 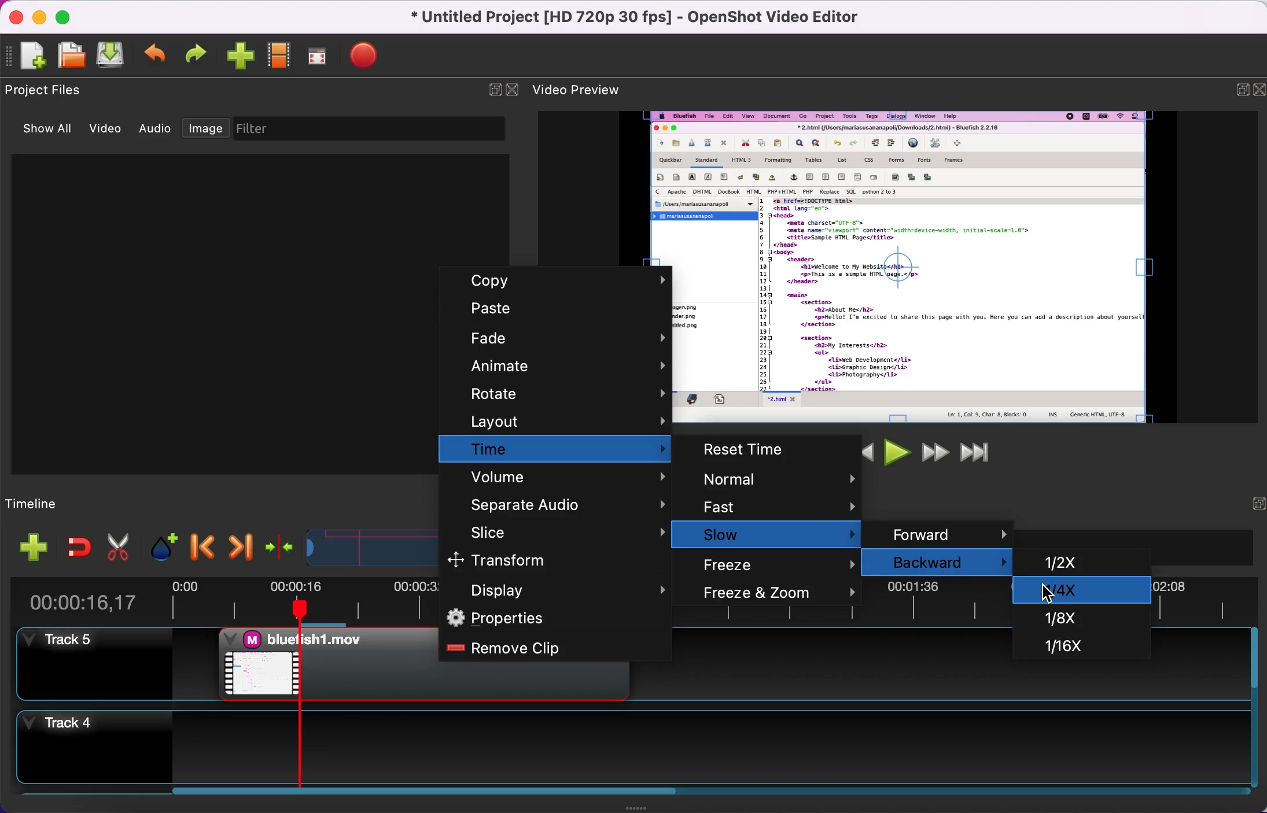 What do you see at coordinates (360, 545) in the screenshot?
I see `timeline` at bounding box center [360, 545].